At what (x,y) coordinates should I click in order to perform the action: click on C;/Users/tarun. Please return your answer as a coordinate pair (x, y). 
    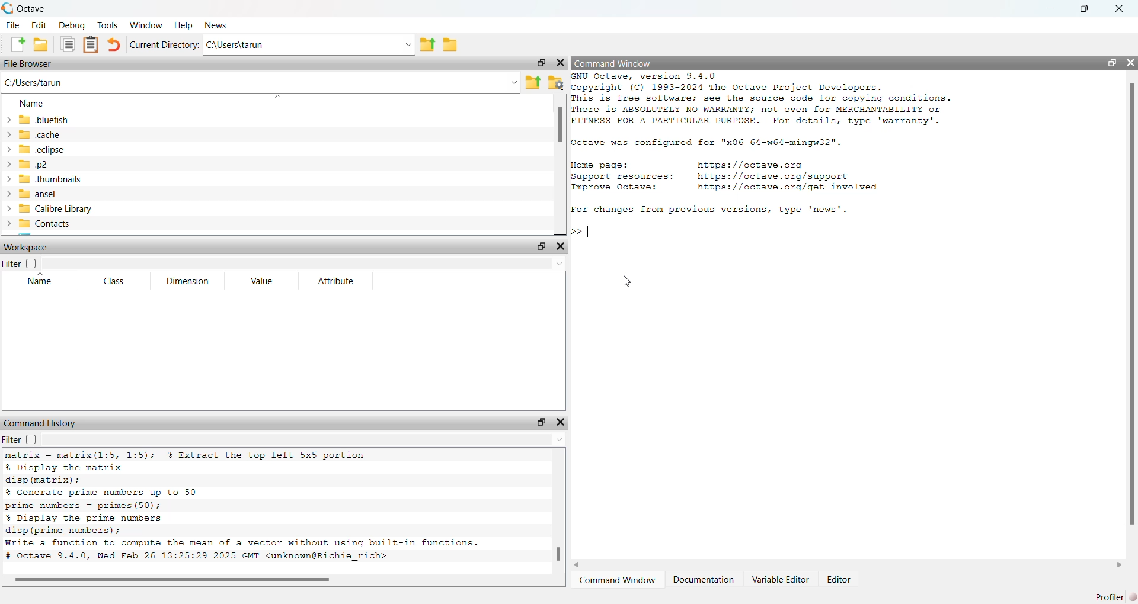
    Looking at the image, I should click on (34, 83).